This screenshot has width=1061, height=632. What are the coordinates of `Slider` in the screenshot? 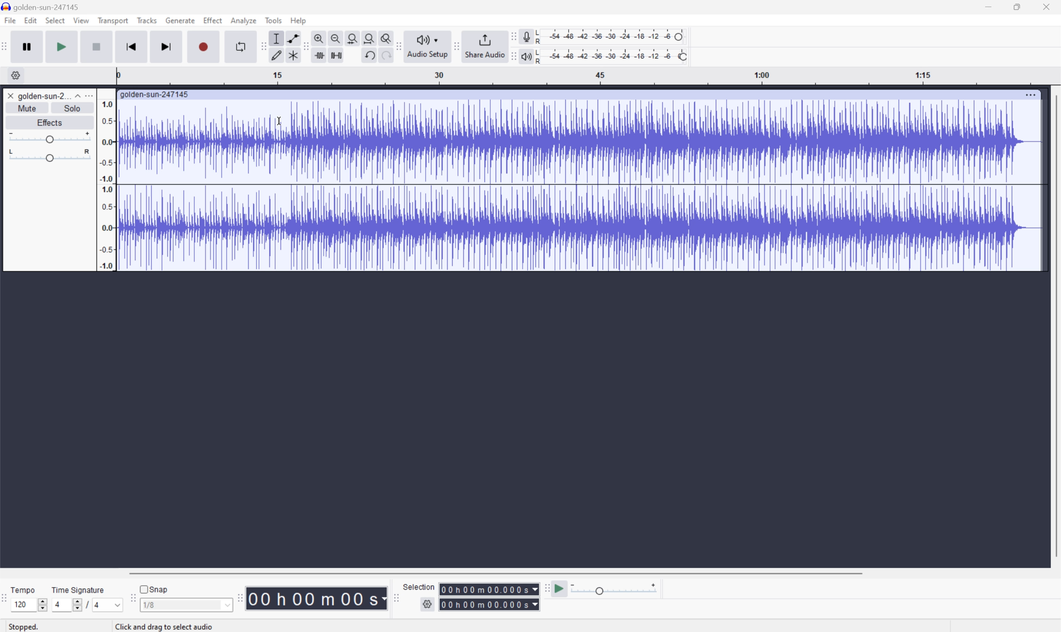 It's located at (40, 603).